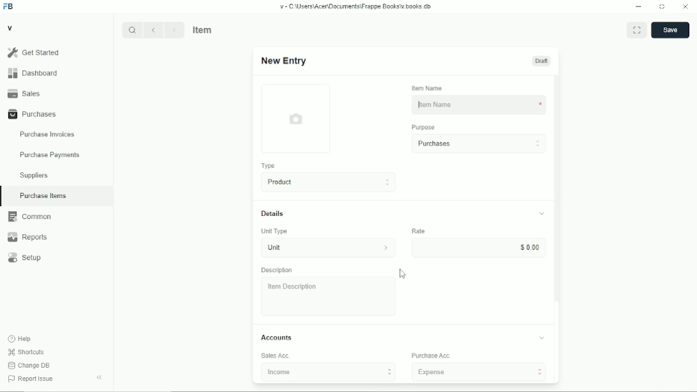  What do you see at coordinates (356, 6) in the screenshot?
I see `v-C:\Users\Acer\Documents\Frappe books\v.books.db` at bounding box center [356, 6].